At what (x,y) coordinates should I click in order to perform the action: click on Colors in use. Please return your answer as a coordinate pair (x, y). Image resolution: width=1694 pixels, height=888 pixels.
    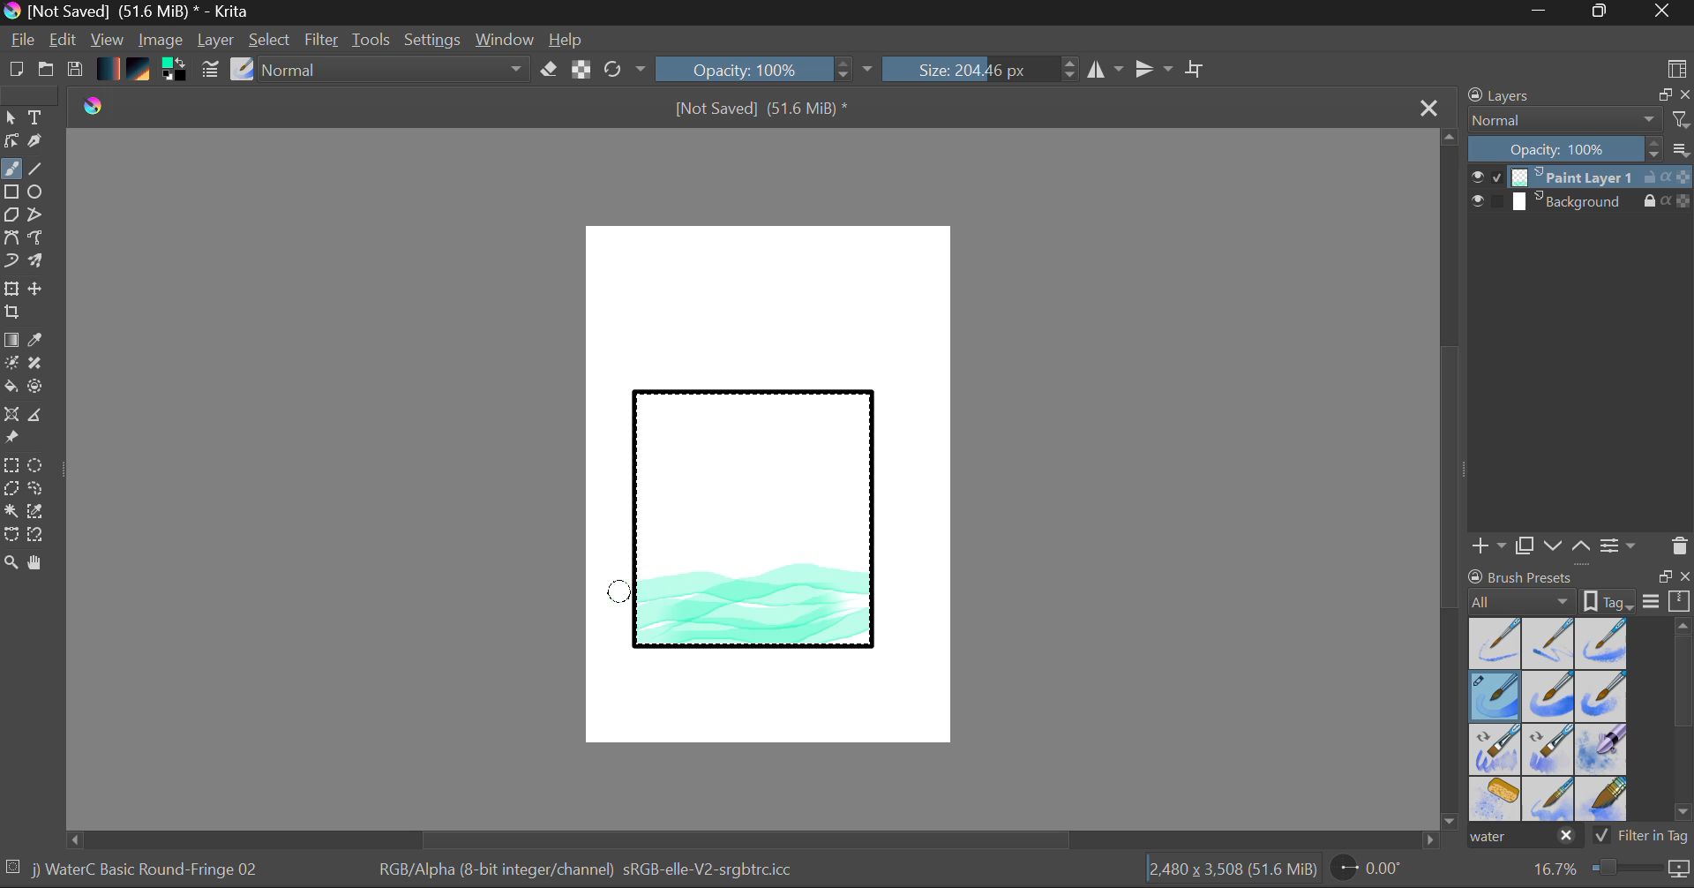
    Looking at the image, I should click on (176, 71).